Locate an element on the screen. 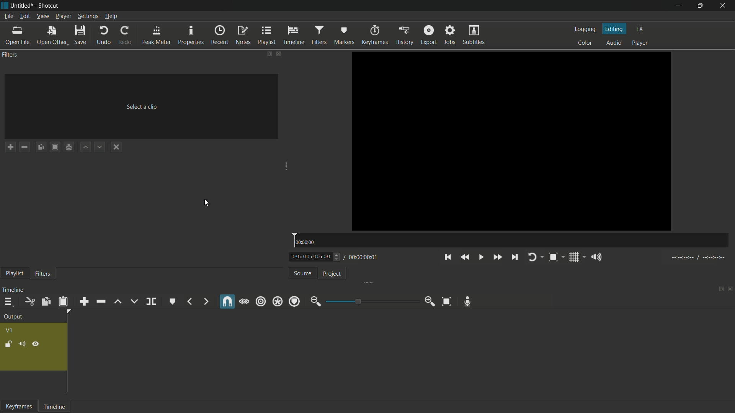 The image size is (735, 413). toggle grid is located at coordinates (575, 257).